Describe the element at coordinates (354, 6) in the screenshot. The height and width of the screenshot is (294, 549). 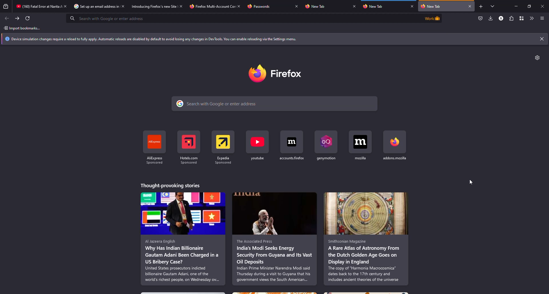
I see `close` at that location.